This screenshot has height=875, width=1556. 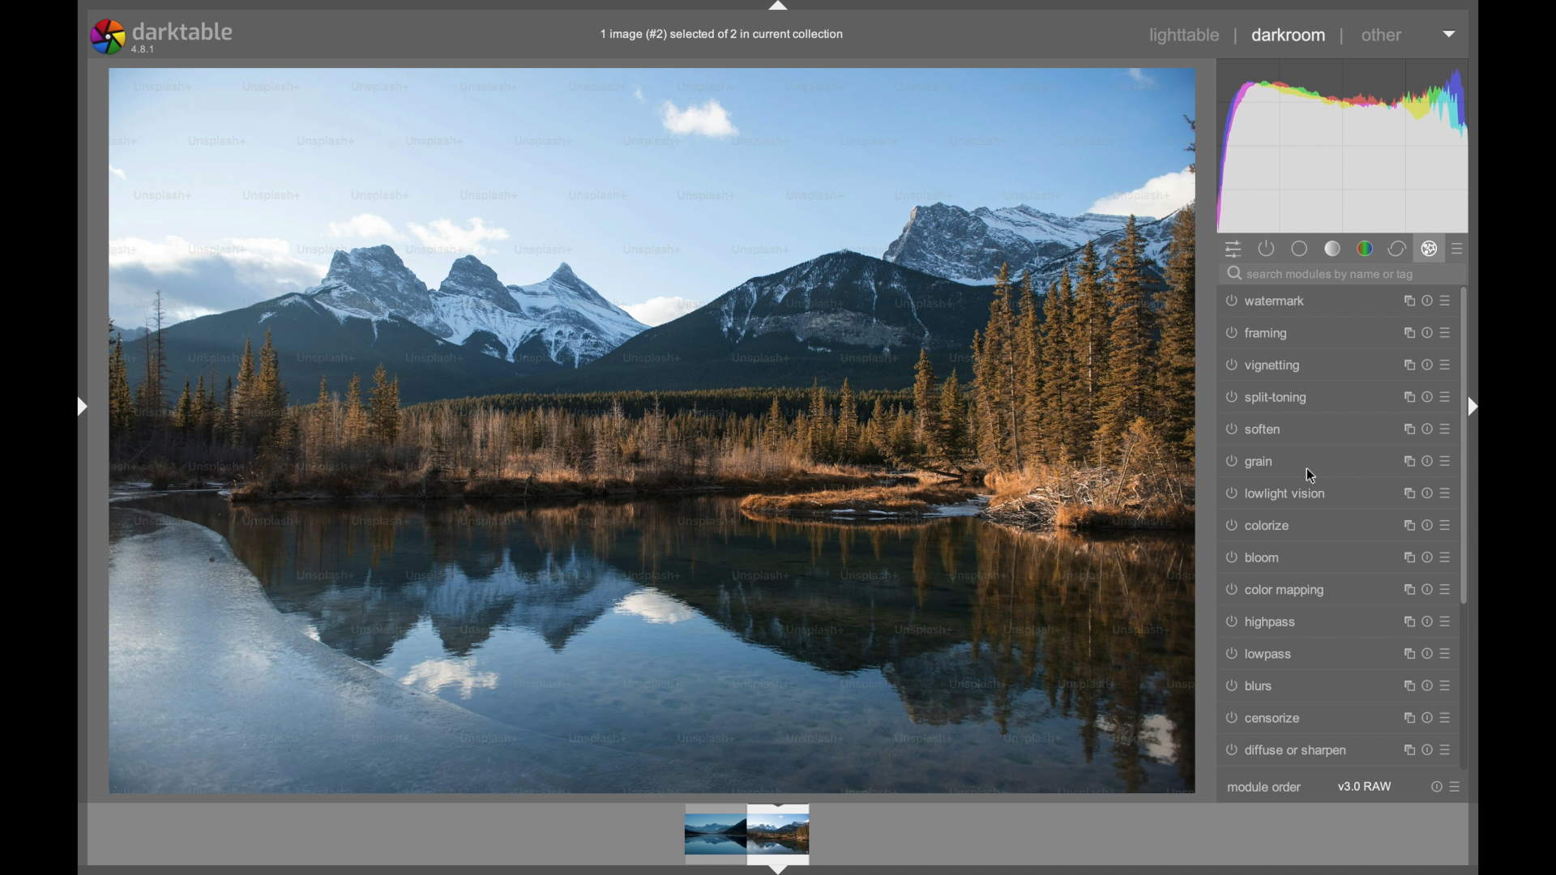 I want to click on lowlight vision, so click(x=1276, y=493).